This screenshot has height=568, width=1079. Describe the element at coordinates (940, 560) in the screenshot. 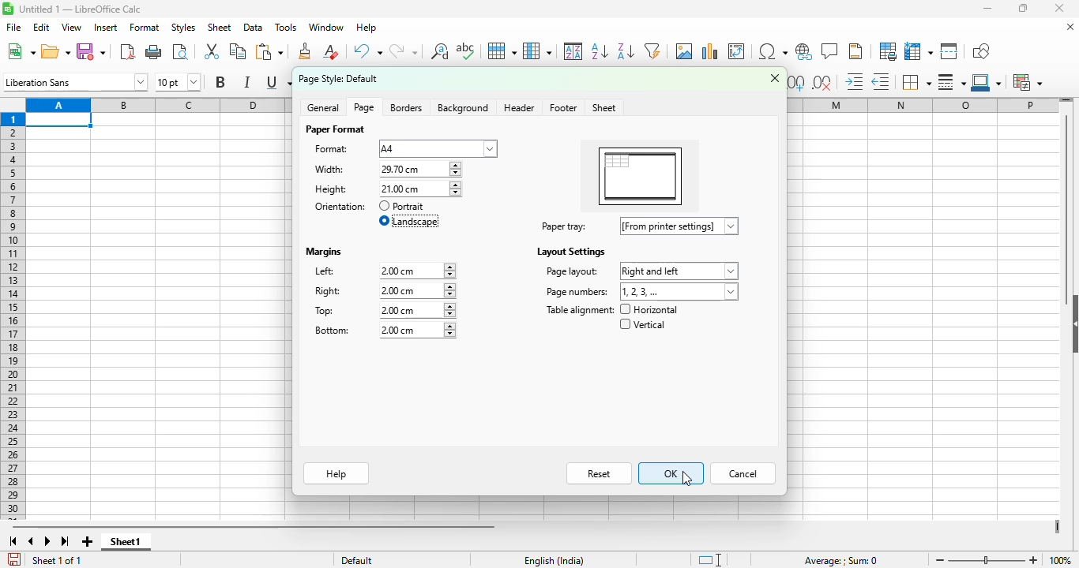

I see `zoom out` at that location.